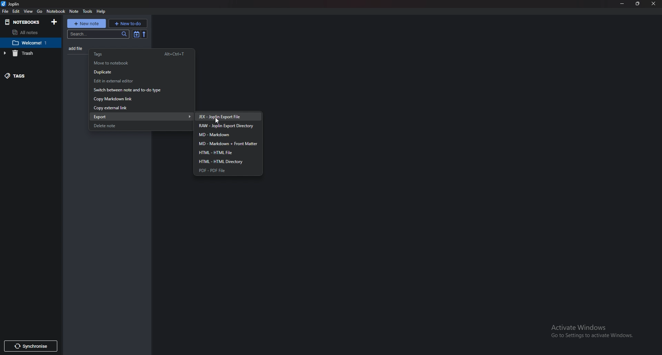  What do you see at coordinates (228, 144) in the screenshot?
I see `markdown + front matter` at bounding box center [228, 144].